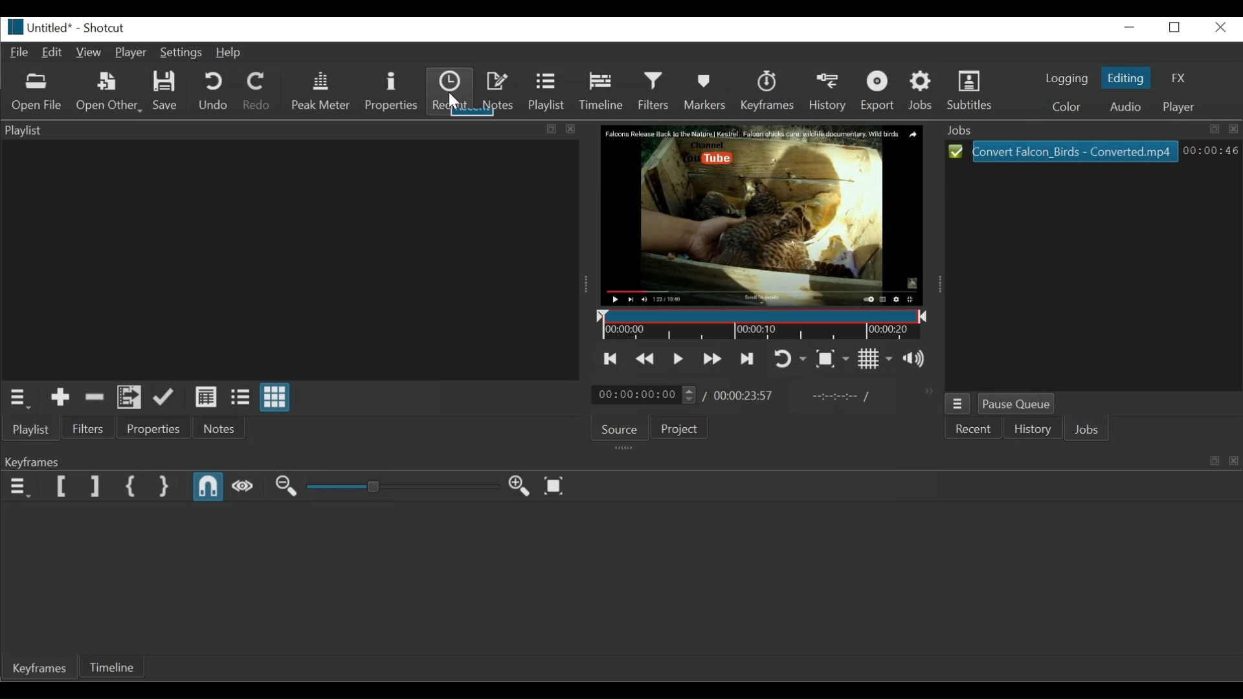 This screenshot has width=1243, height=699. I want to click on Jobs Menu, so click(923, 89).